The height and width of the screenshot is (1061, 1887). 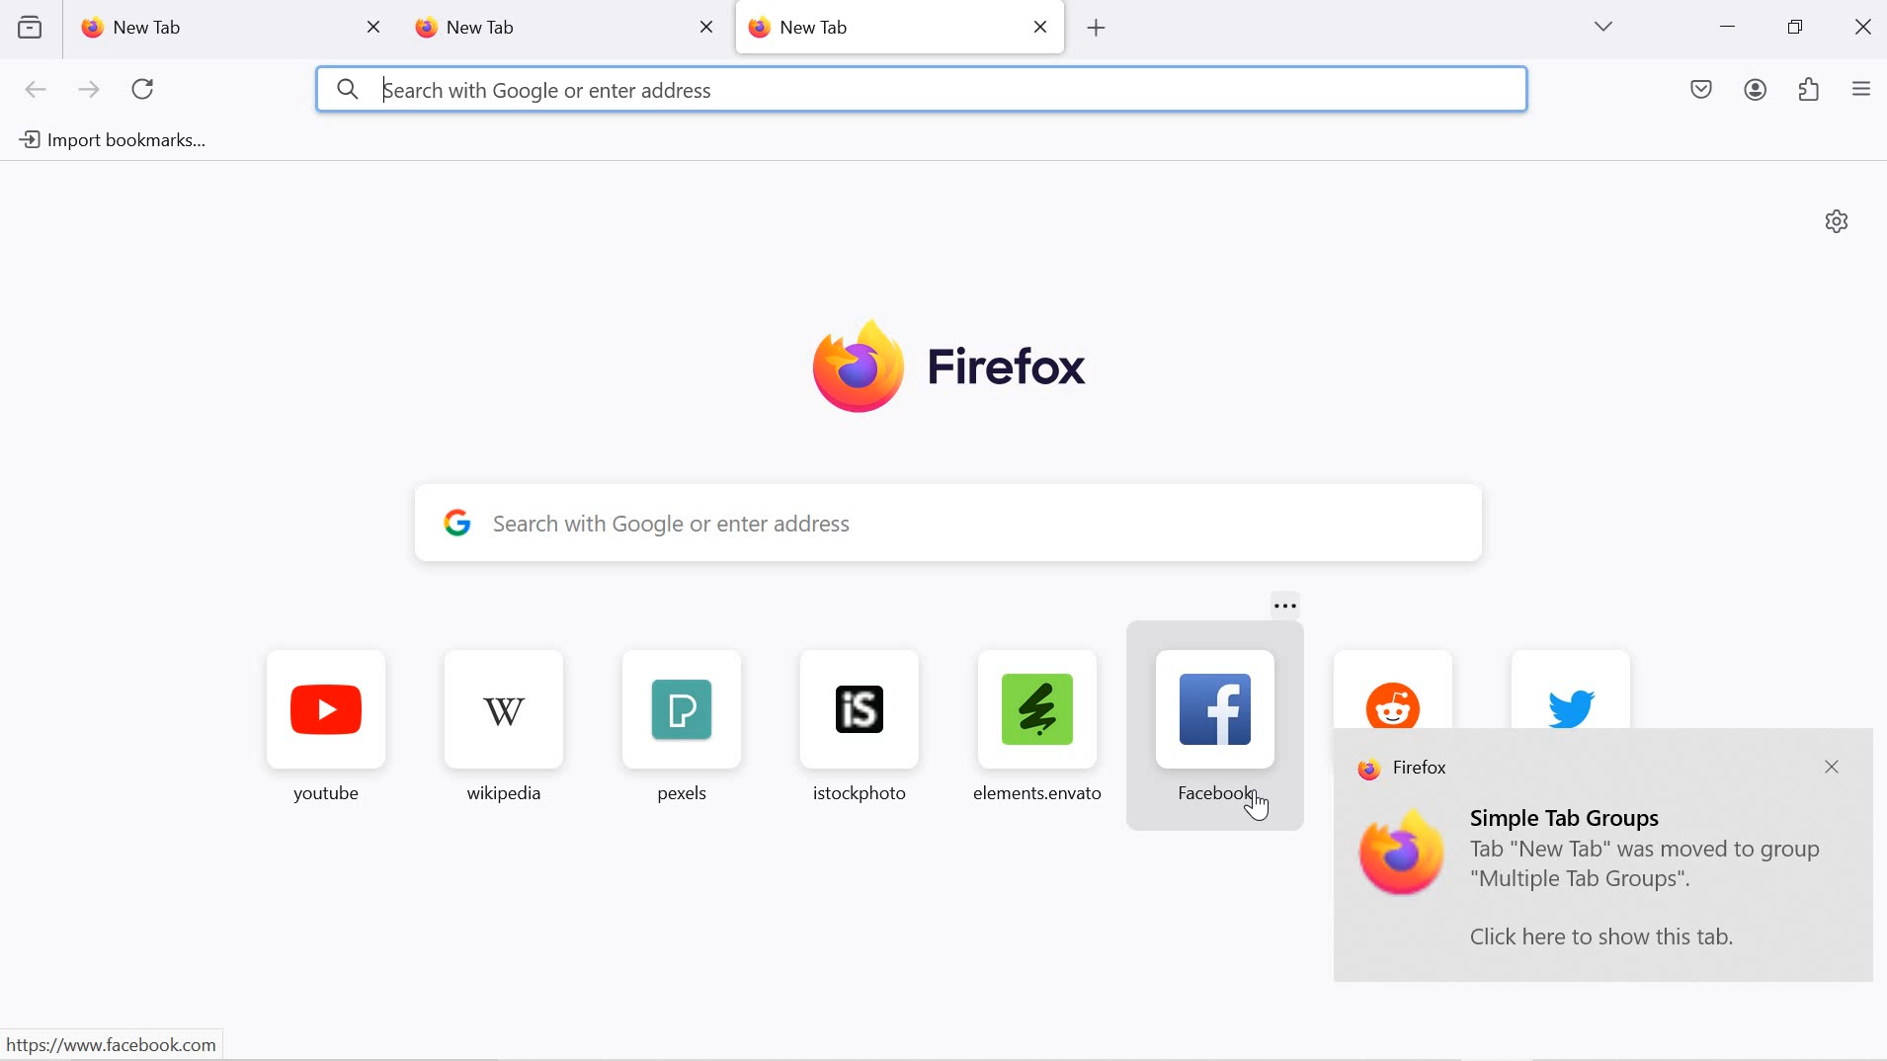 What do you see at coordinates (1601, 937) in the screenshot?
I see `click here to show this tab` at bounding box center [1601, 937].